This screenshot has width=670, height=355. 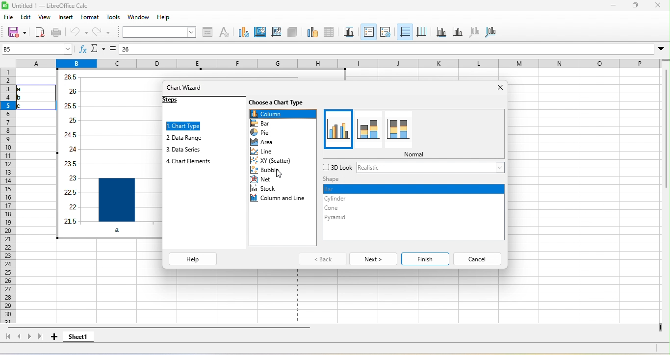 I want to click on horizontal scroll bar, so click(x=163, y=329).